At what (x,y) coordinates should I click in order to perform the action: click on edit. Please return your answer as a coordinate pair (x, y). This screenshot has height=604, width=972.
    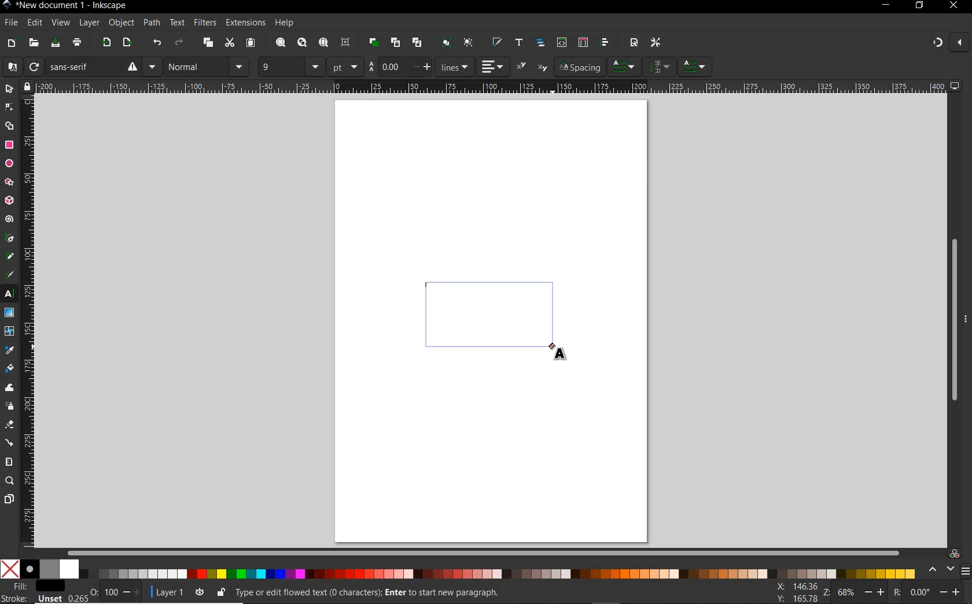
    Looking at the image, I should click on (34, 23).